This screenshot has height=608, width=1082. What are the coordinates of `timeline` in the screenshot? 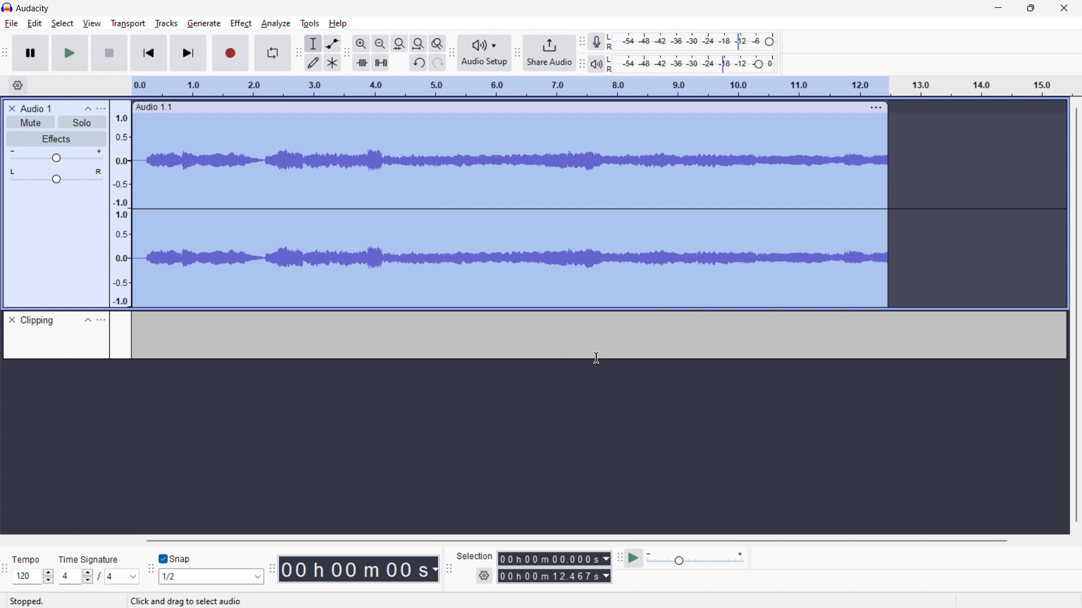 It's located at (601, 86).